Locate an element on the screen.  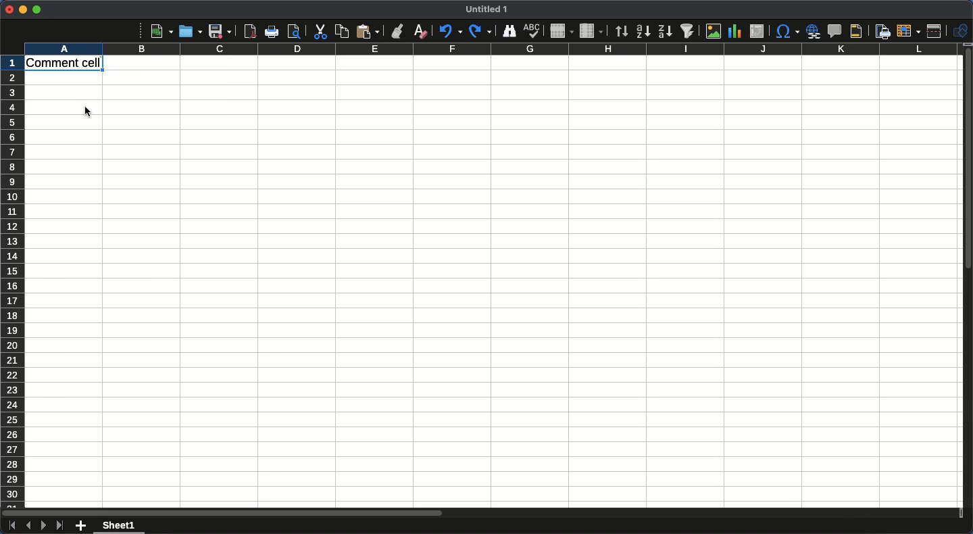
Headers and footers is located at coordinates (857, 30).